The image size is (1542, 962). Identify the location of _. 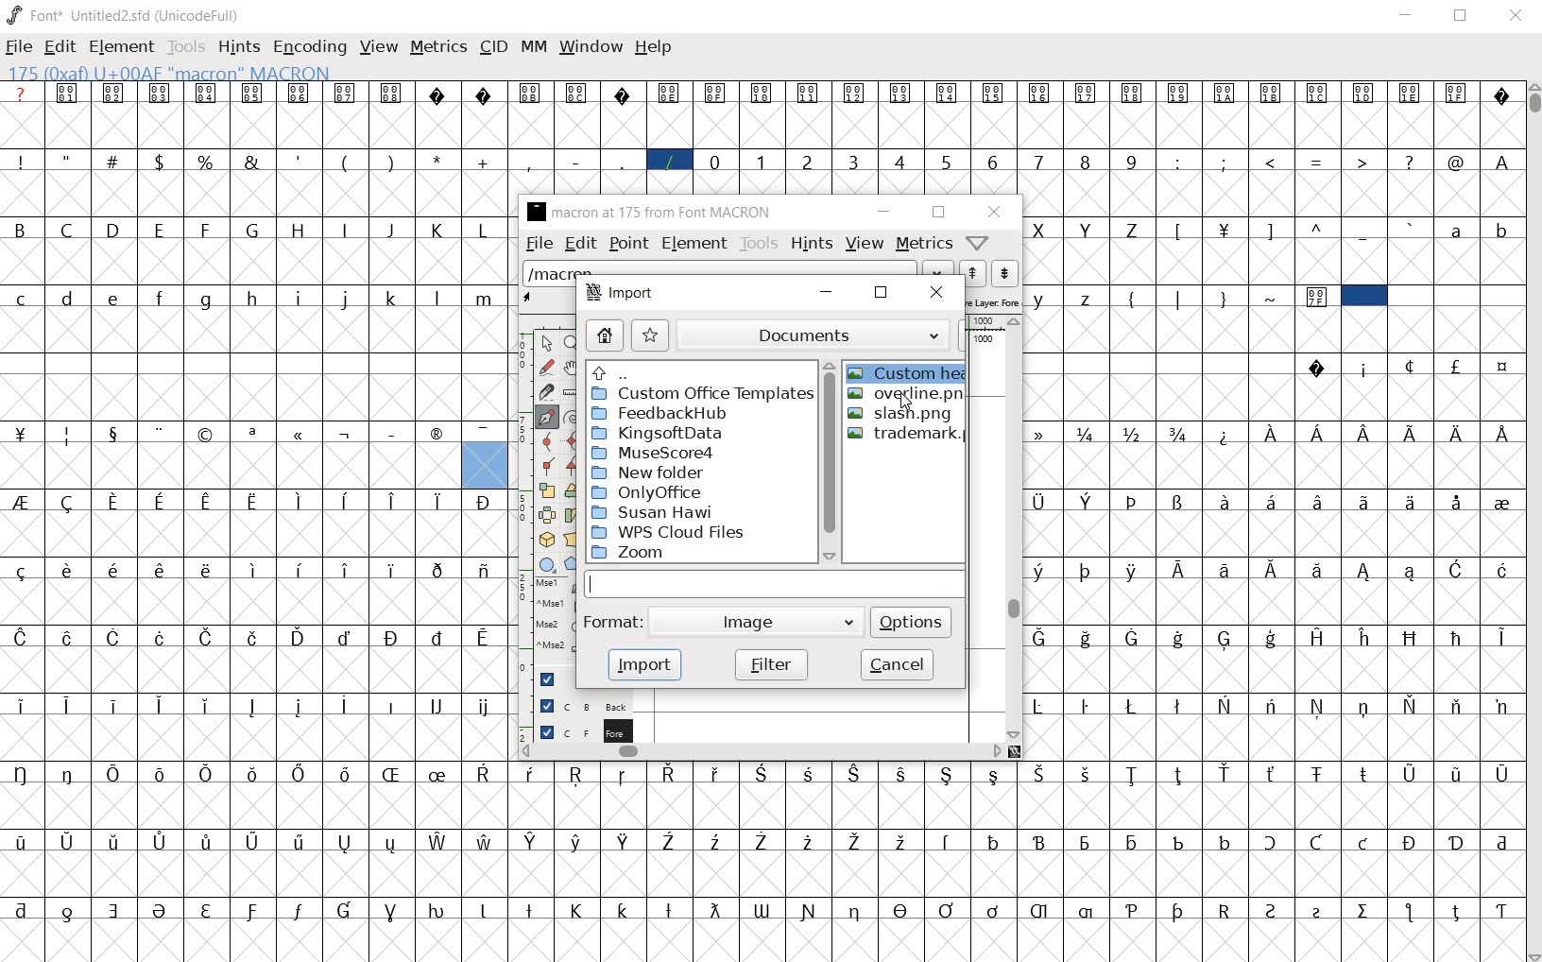
(1364, 231).